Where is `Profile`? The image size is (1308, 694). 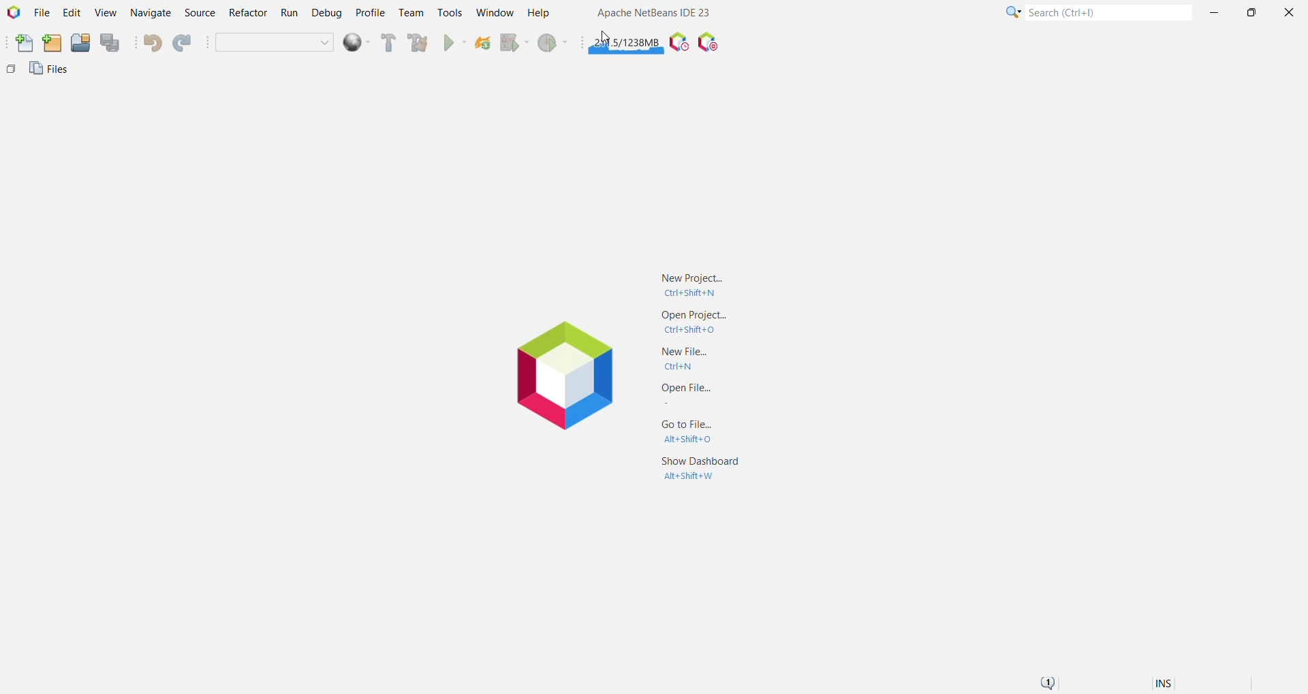 Profile is located at coordinates (371, 12).